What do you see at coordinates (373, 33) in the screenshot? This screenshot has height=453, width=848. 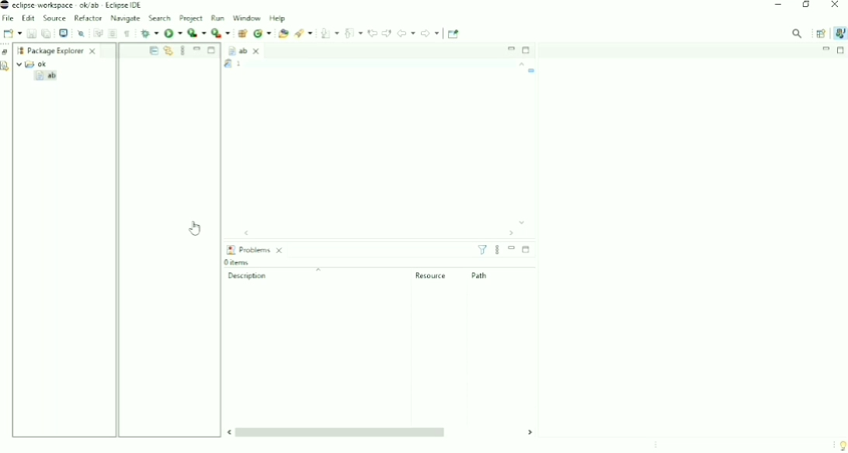 I see `Previous Edit Location` at bounding box center [373, 33].